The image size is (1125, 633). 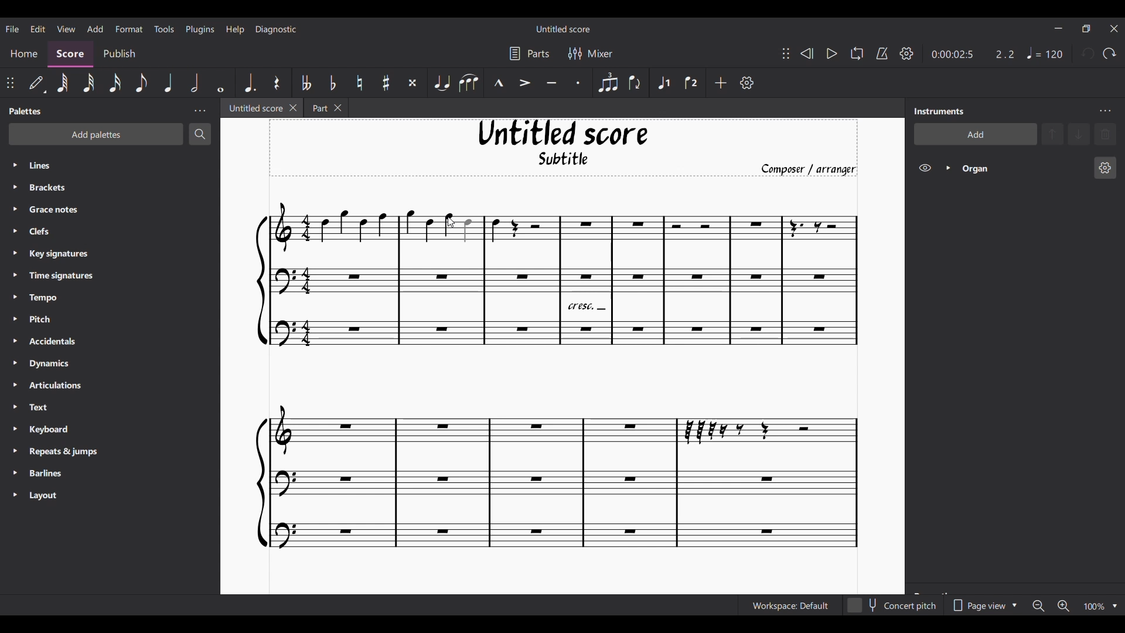 I want to click on Playback settings, so click(x=906, y=53).